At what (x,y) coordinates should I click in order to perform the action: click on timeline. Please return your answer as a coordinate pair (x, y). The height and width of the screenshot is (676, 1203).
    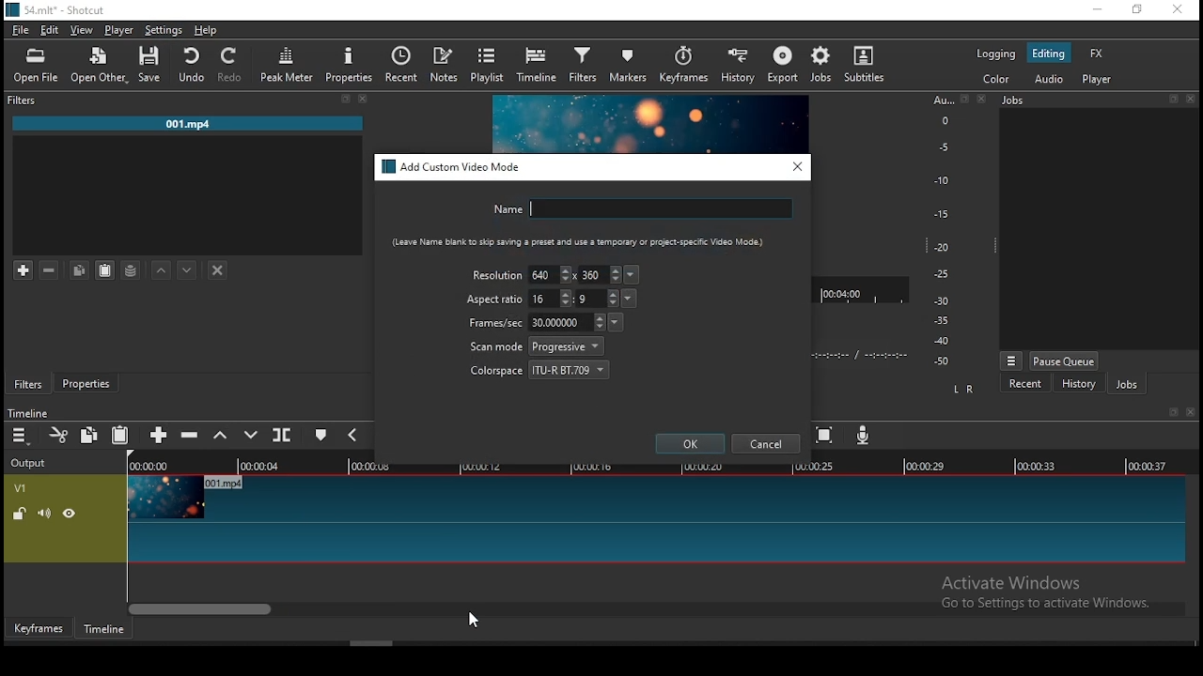
    Looking at the image, I should click on (539, 65).